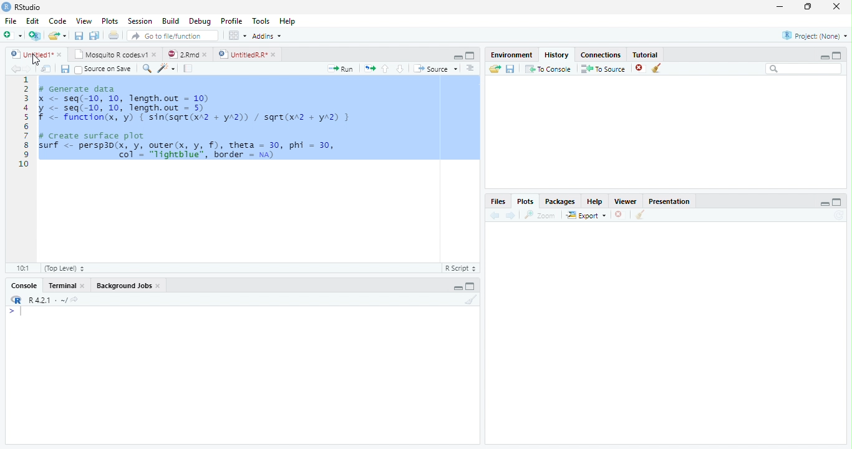  I want to click on Profile, so click(232, 21).